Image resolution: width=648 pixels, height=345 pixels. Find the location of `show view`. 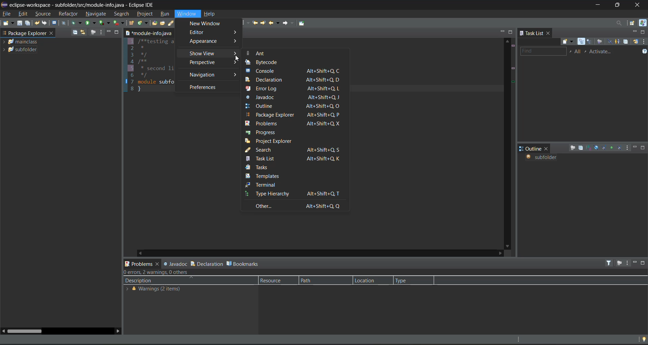

show view is located at coordinates (214, 54).